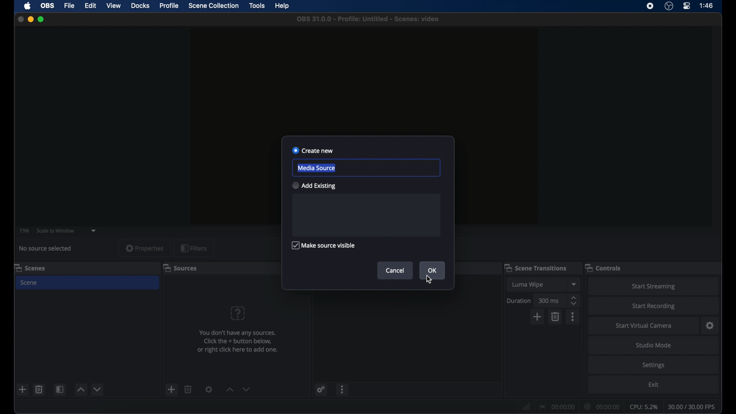  I want to click on no source selected, so click(45, 248).